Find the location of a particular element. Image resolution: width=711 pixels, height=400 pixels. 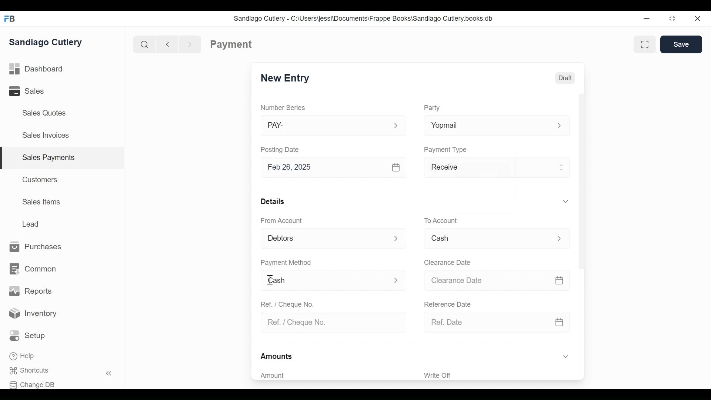

Sales Invoices is located at coordinates (46, 136).